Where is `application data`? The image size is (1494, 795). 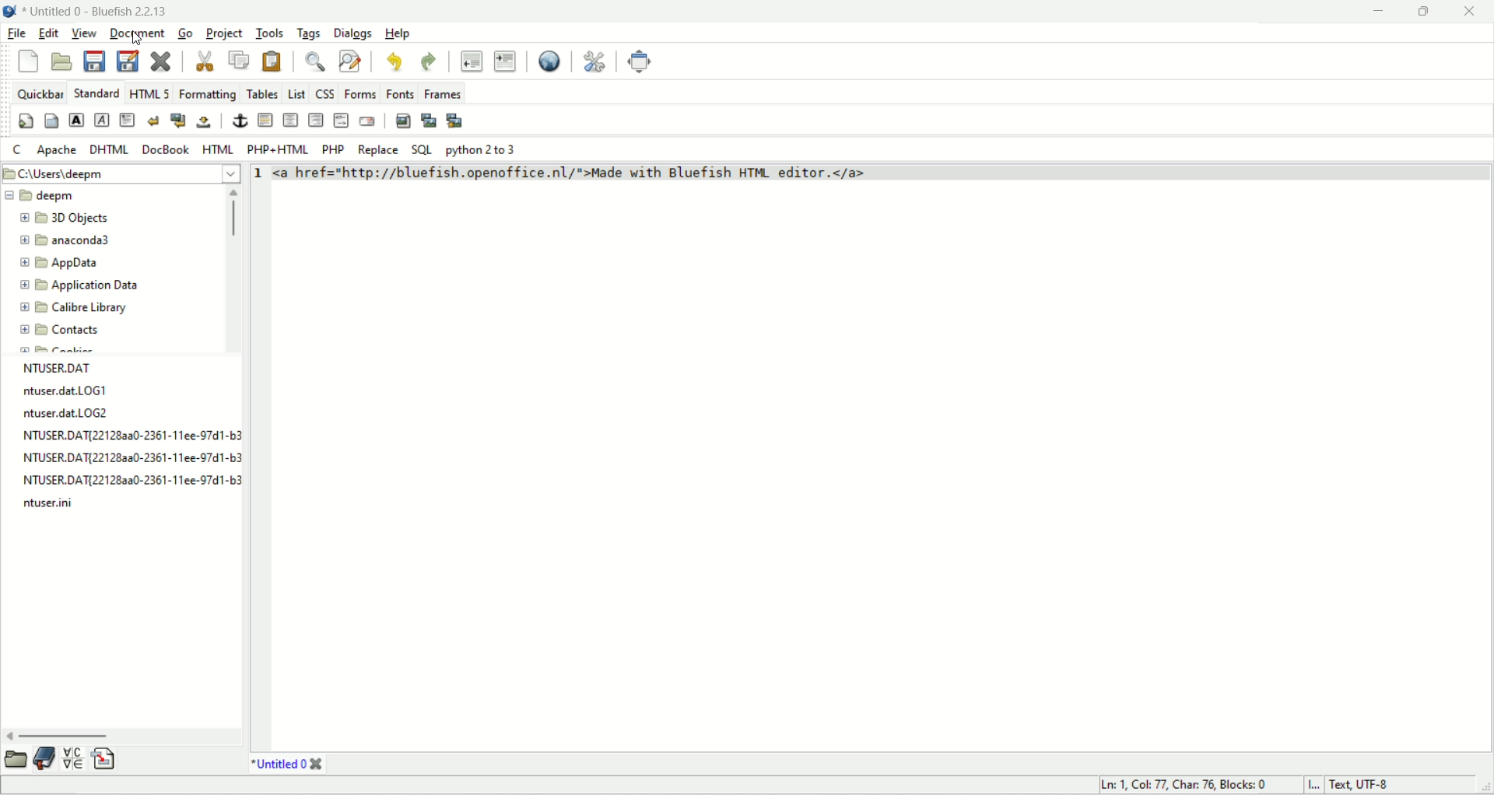
application data is located at coordinates (82, 285).